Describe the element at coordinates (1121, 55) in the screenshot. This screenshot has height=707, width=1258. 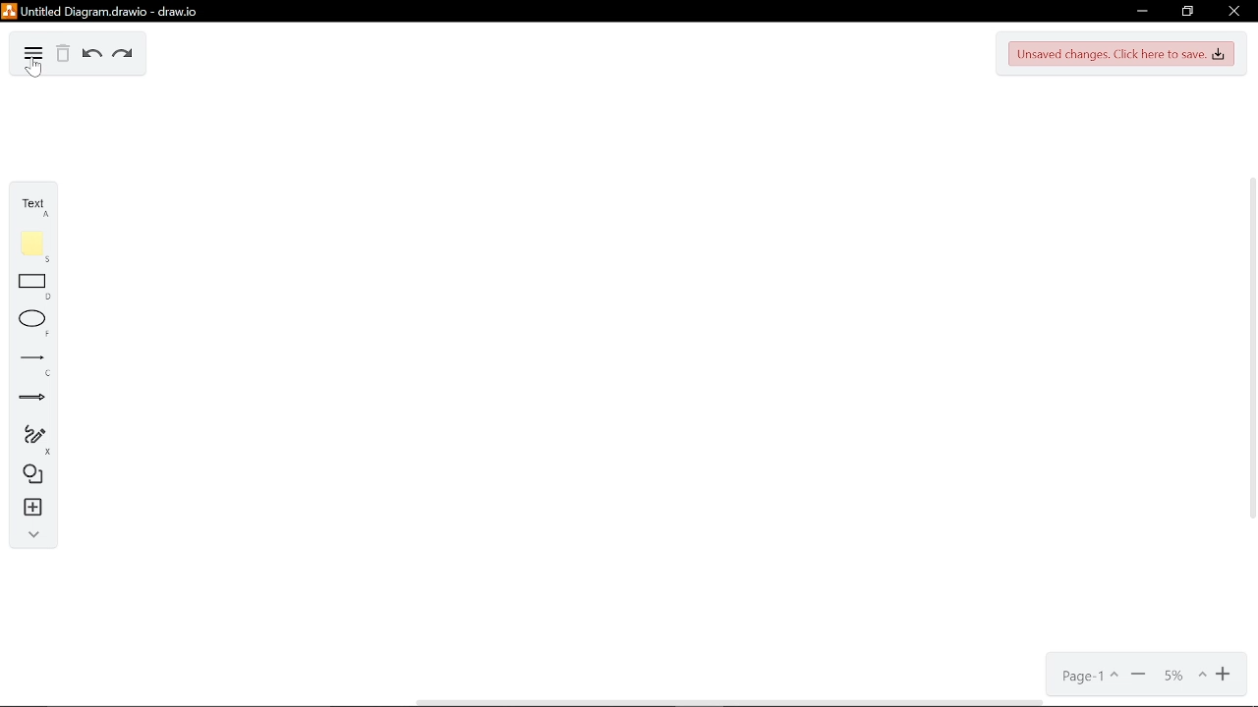
I see `UNsaved changes. Click here to save` at that location.